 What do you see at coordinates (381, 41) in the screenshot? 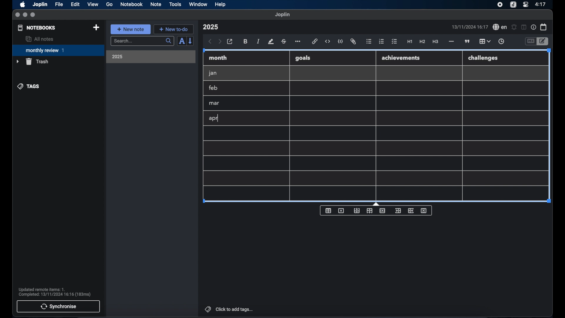
I see `numbered list` at bounding box center [381, 41].